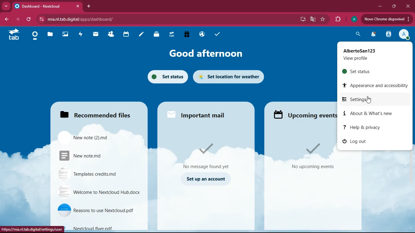  Describe the element at coordinates (100, 192) in the screenshot. I see `file` at that location.